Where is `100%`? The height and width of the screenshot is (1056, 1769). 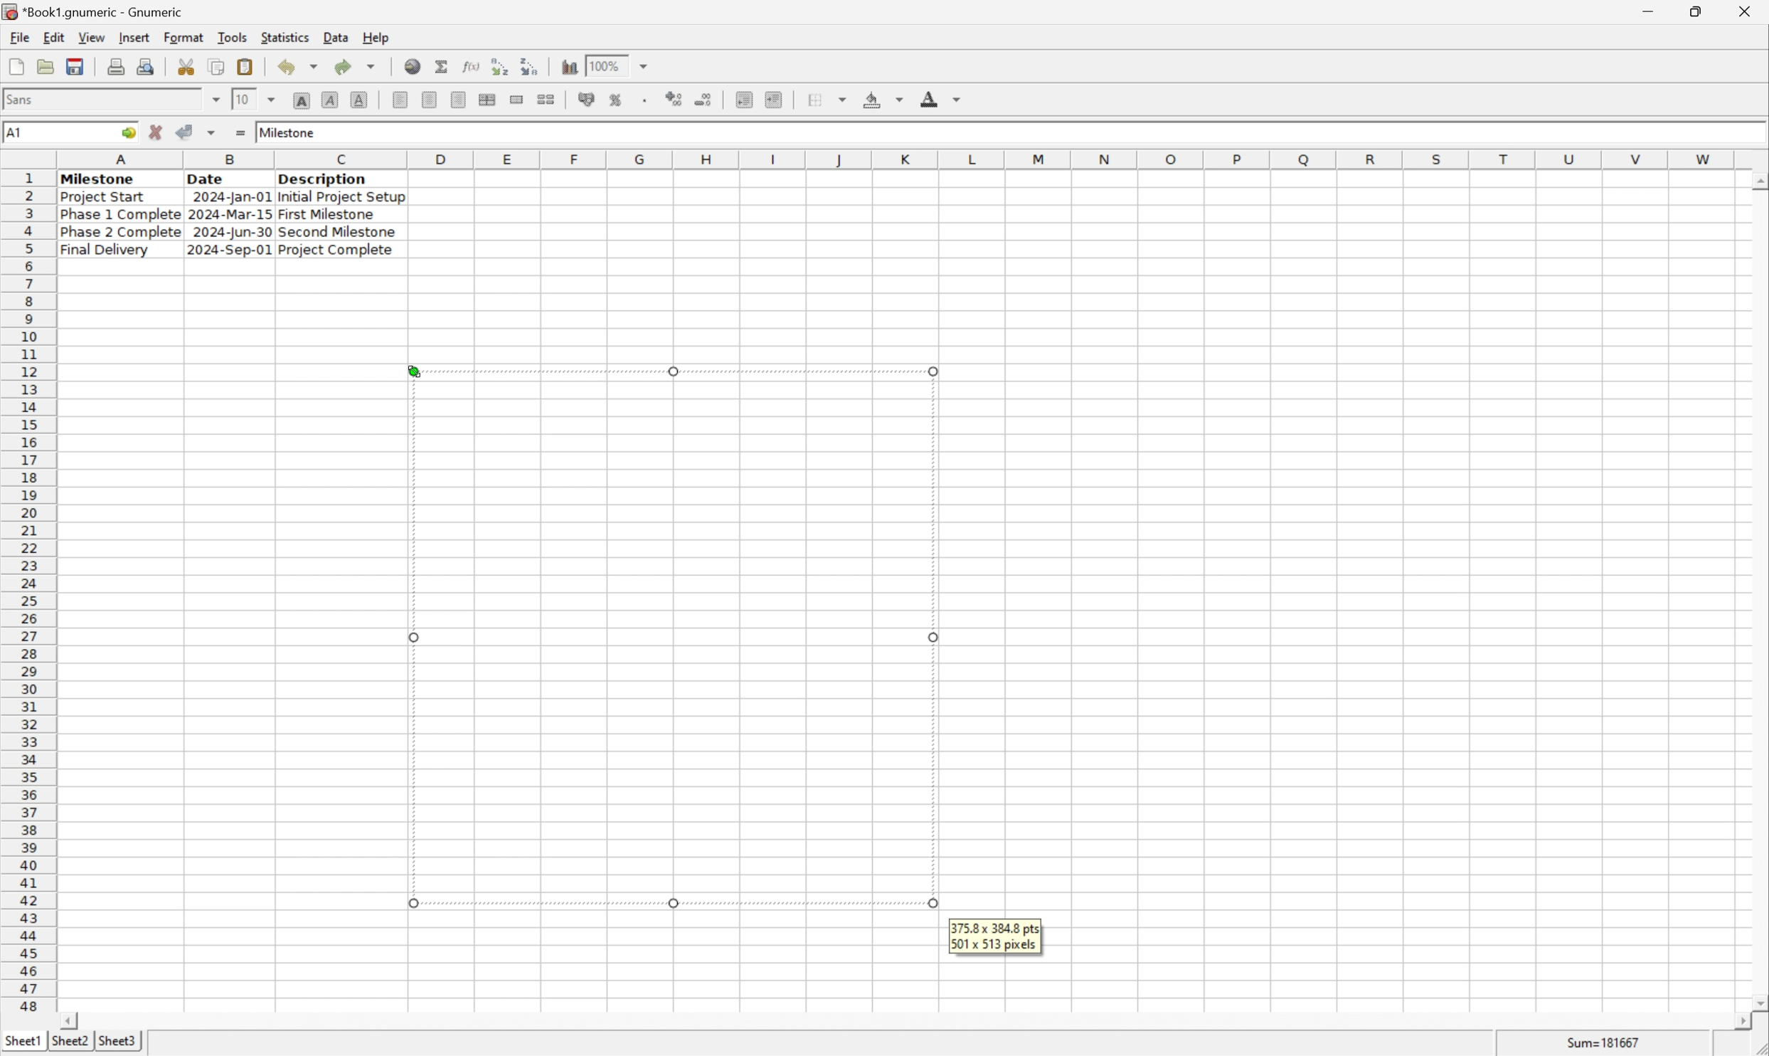 100% is located at coordinates (607, 63).